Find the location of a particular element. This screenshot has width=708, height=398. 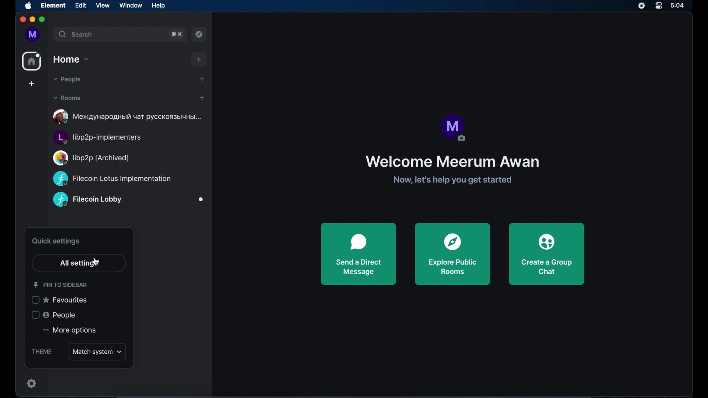

search is located at coordinates (76, 35).